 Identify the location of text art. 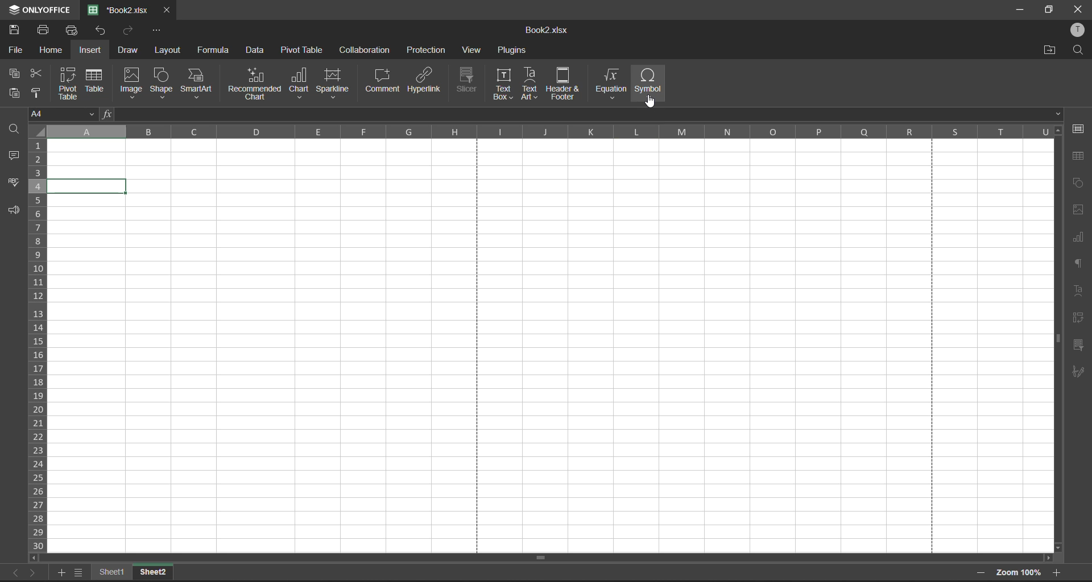
(531, 84).